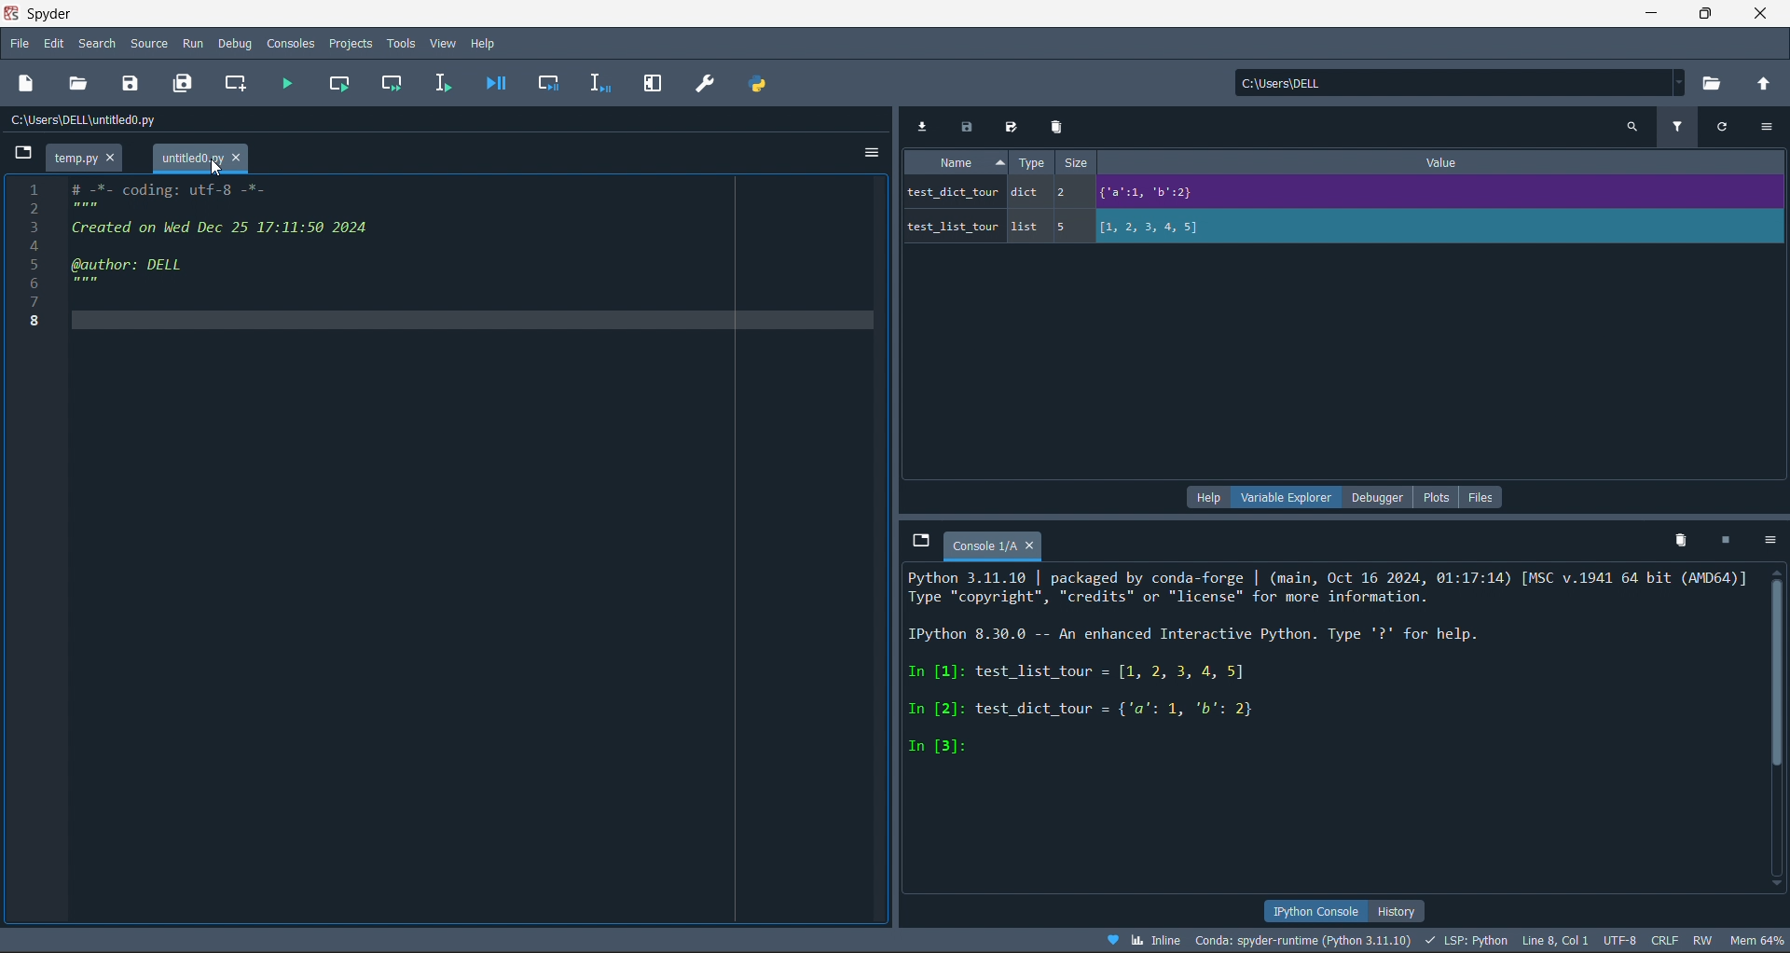  What do you see at coordinates (95, 44) in the screenshot?
I see `search` at bounding box center [95, 44].